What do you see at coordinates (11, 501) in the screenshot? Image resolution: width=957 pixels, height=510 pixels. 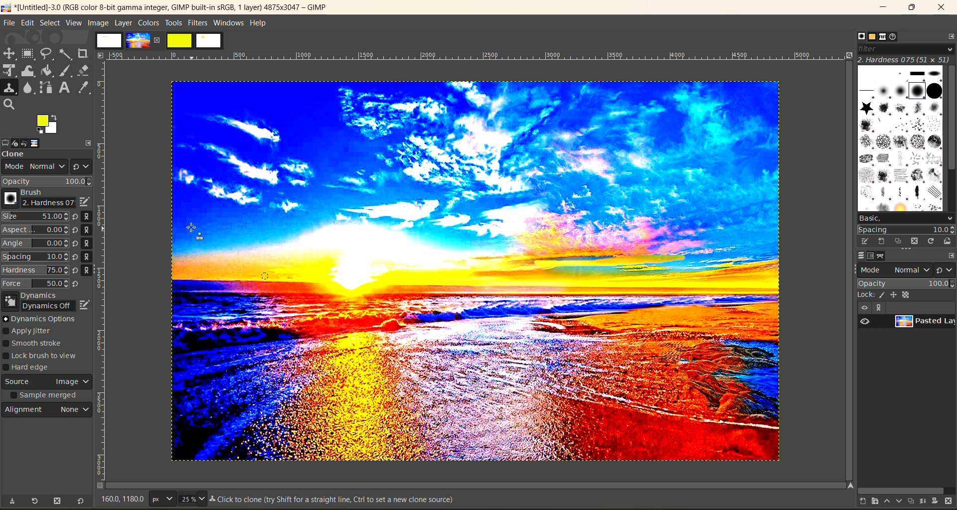 I see `save tool preset` at bounding box center [11, 501].